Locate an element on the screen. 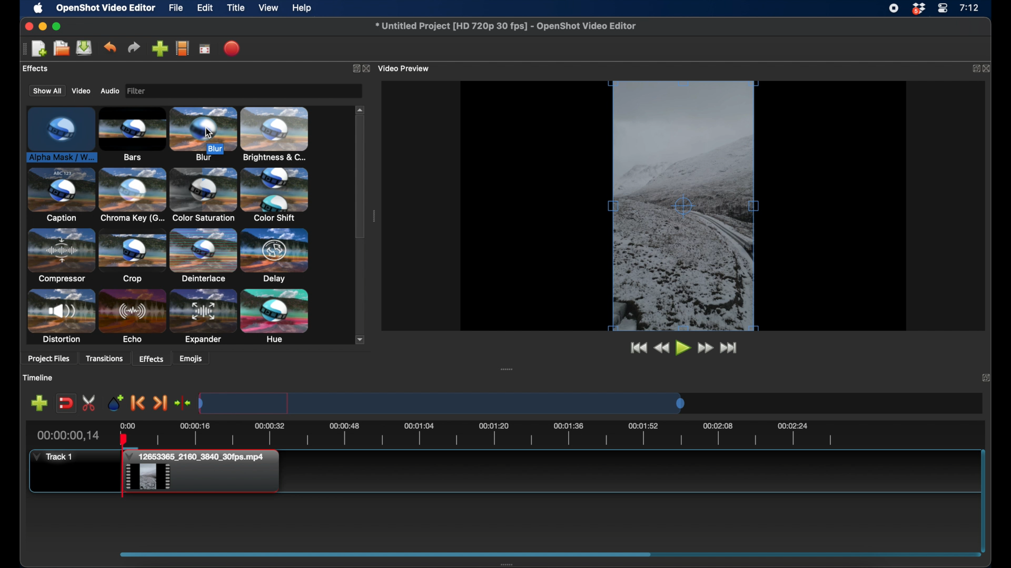  open project is located at coordinates (60, 48).